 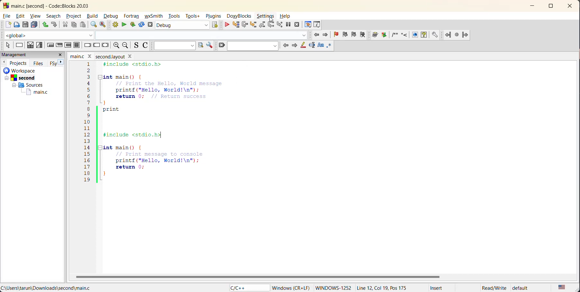 I want to click on return instruction, so click(x=105, y=45).